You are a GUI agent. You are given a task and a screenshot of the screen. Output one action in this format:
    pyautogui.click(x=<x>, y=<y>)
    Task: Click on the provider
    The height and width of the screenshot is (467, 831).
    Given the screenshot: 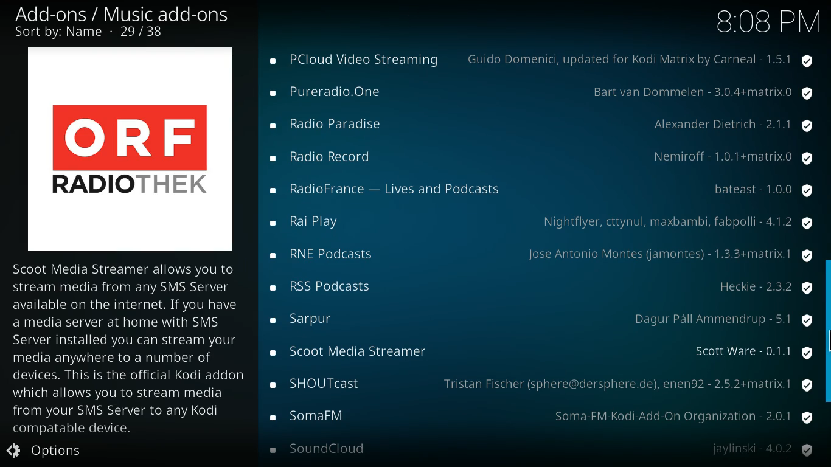 What is the action you would take?
    pyautogui.click(x=700, y=94)
    